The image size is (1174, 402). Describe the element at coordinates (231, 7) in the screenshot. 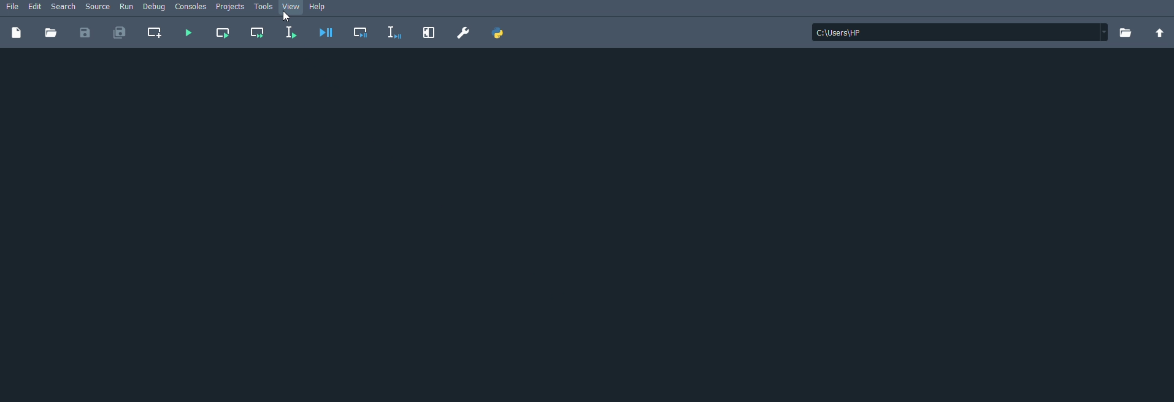

I see `Projects` at that location.